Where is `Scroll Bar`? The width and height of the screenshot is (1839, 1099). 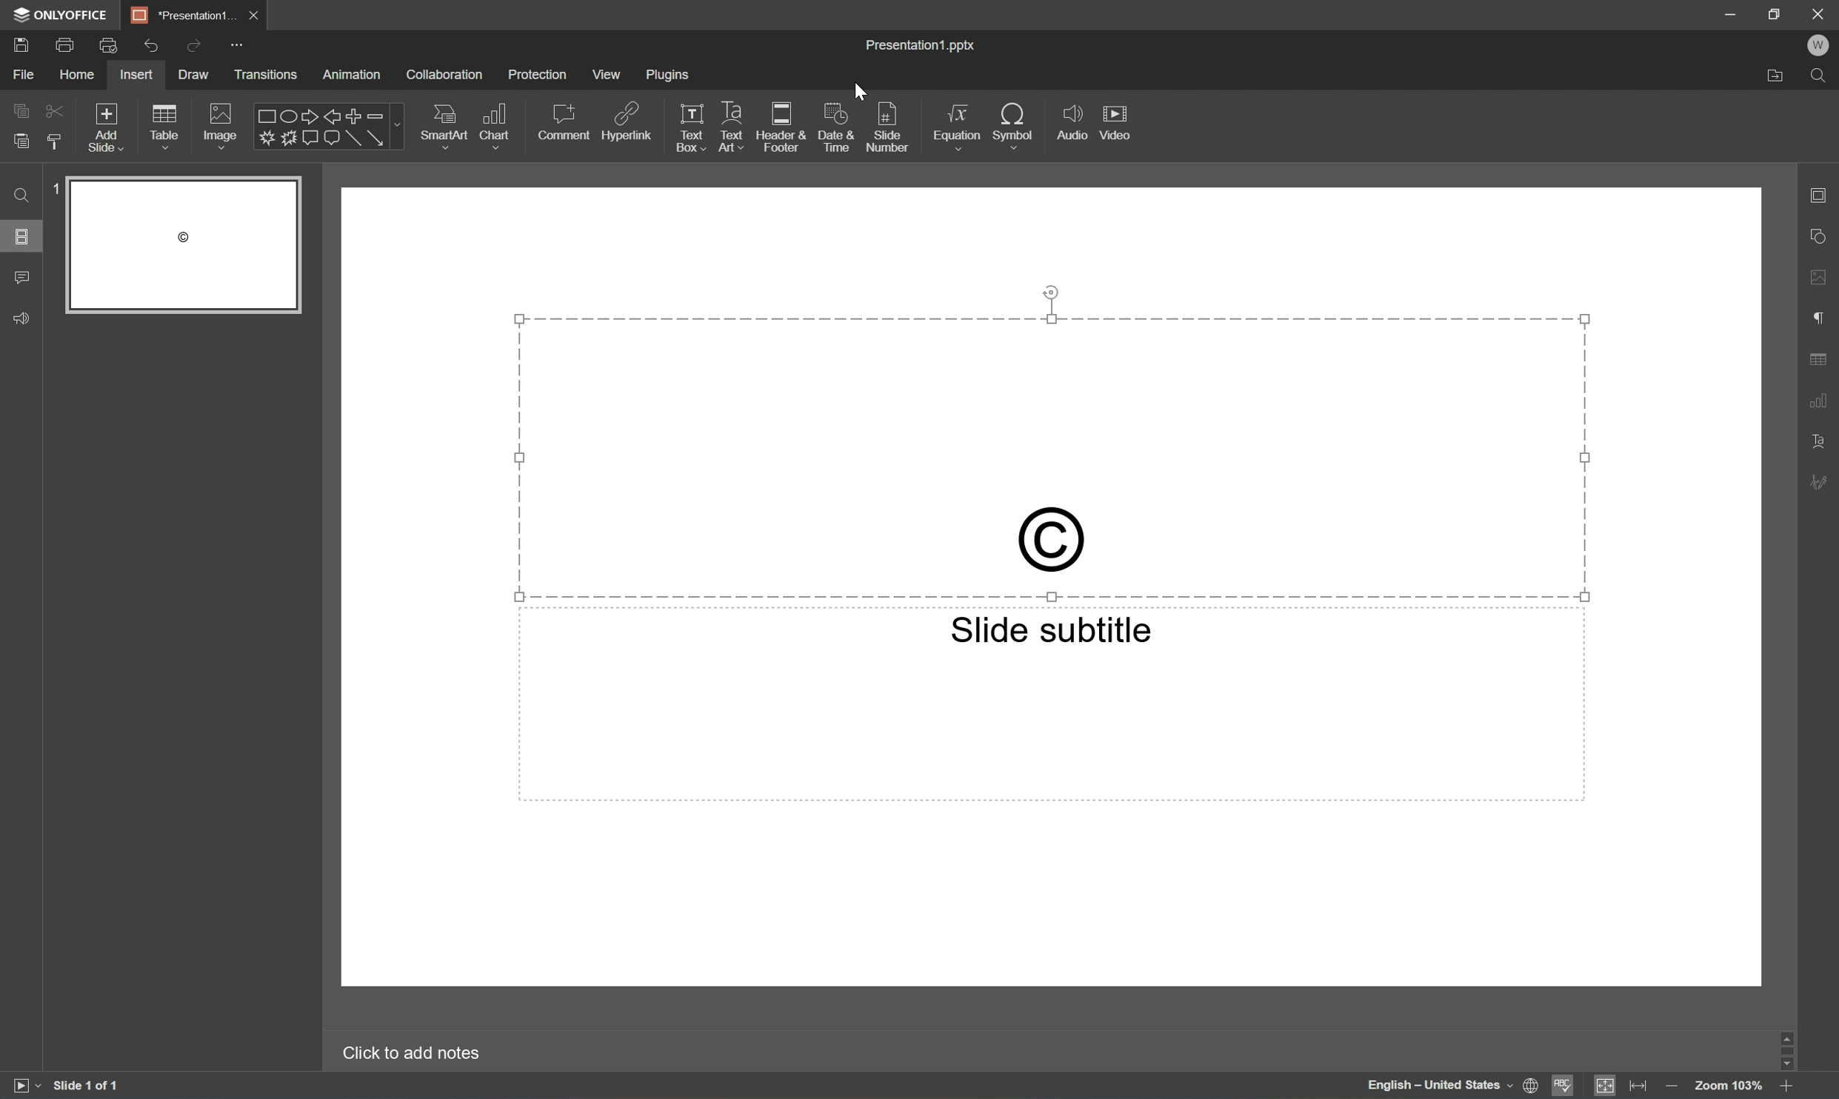 Scroll Bar is located at coordinates (1785, 1050).